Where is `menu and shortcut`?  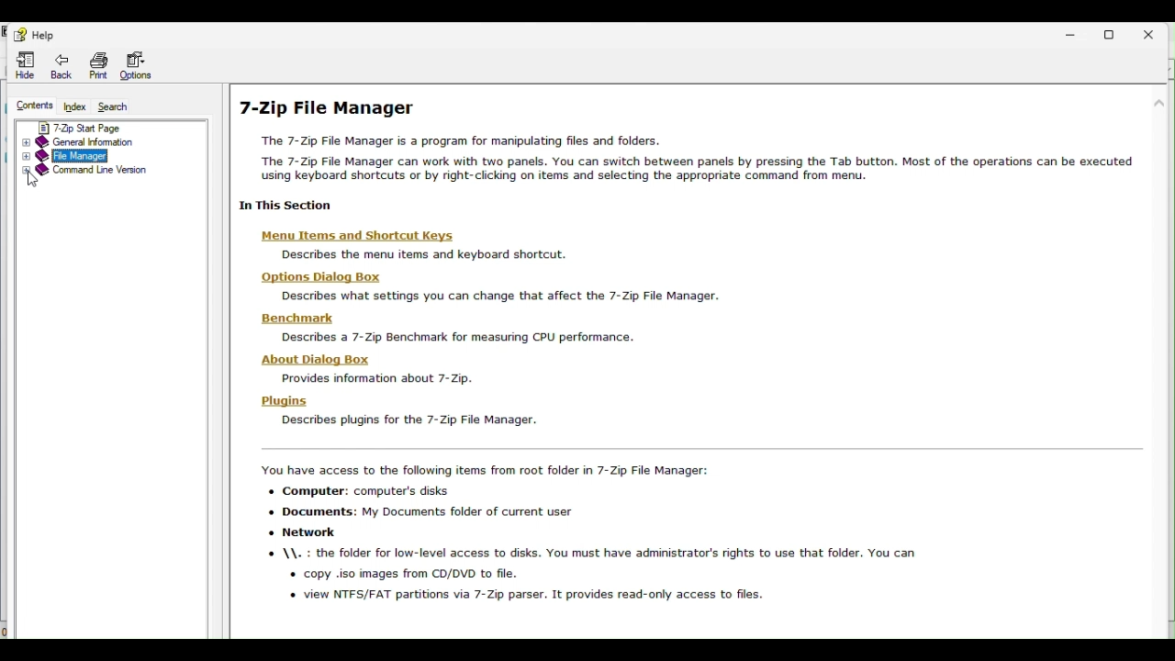 menu and shortcut is located at coordinates (374, 236).